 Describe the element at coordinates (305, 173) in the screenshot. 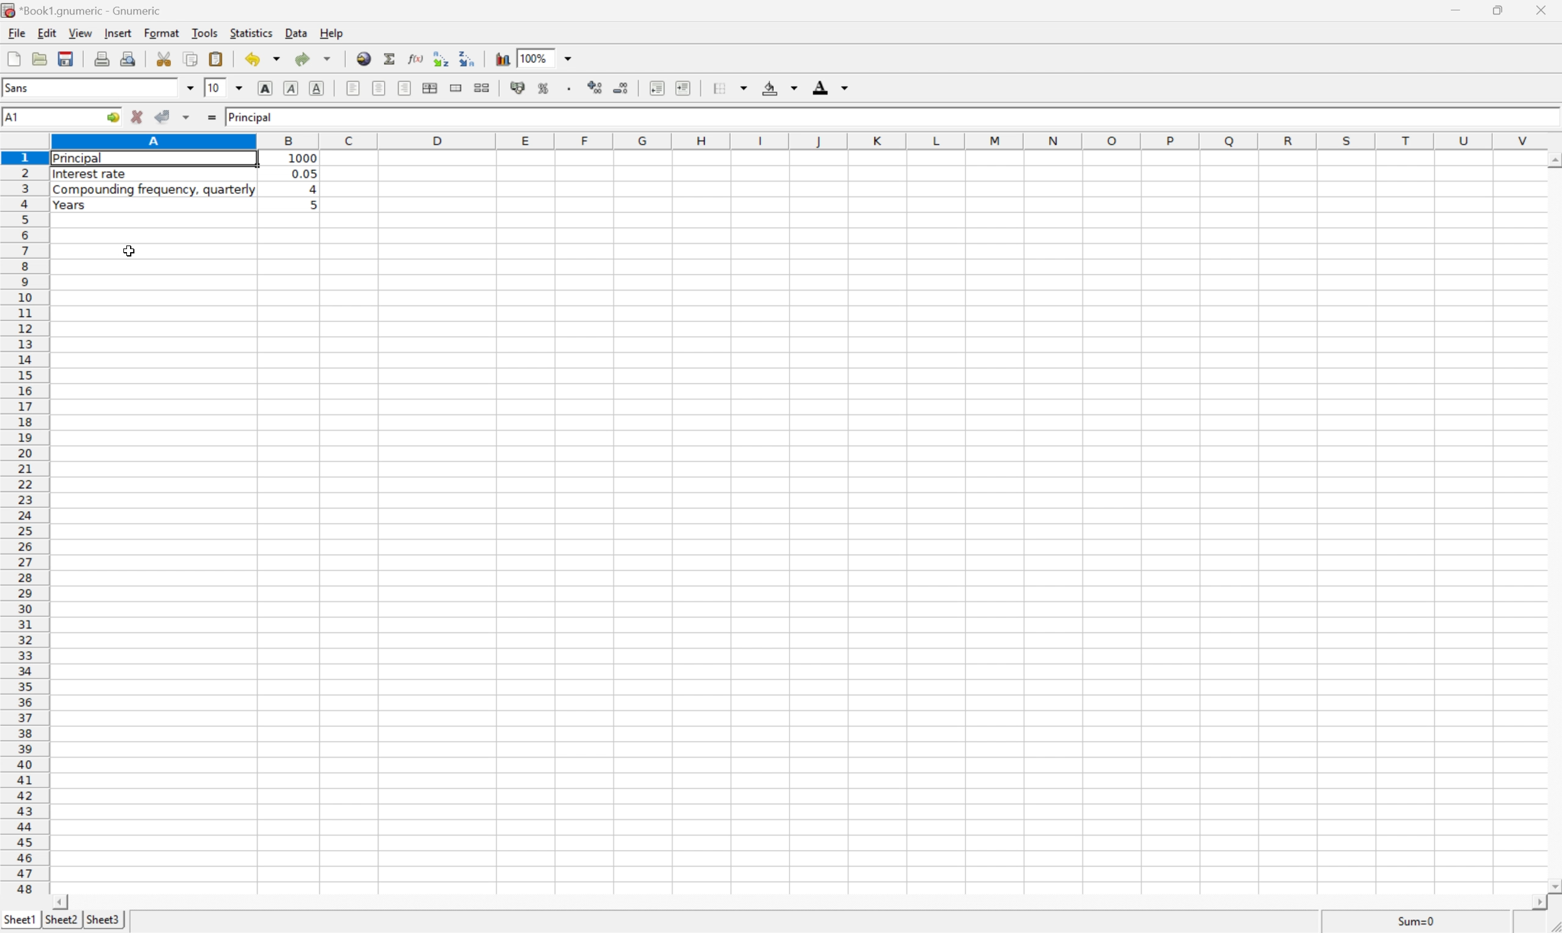

I see `0.05` at that location.